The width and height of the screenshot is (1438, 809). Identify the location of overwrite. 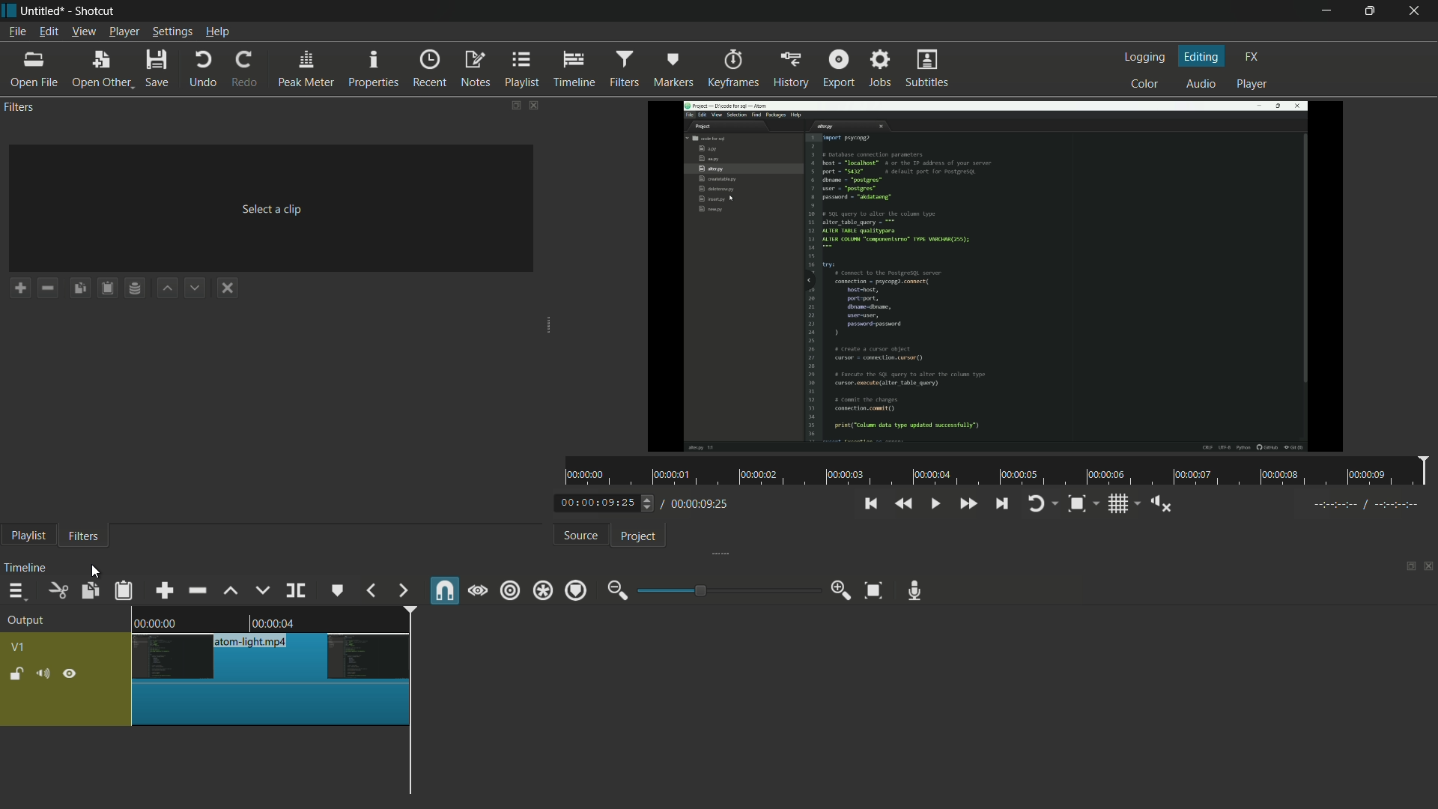
(262, 590).